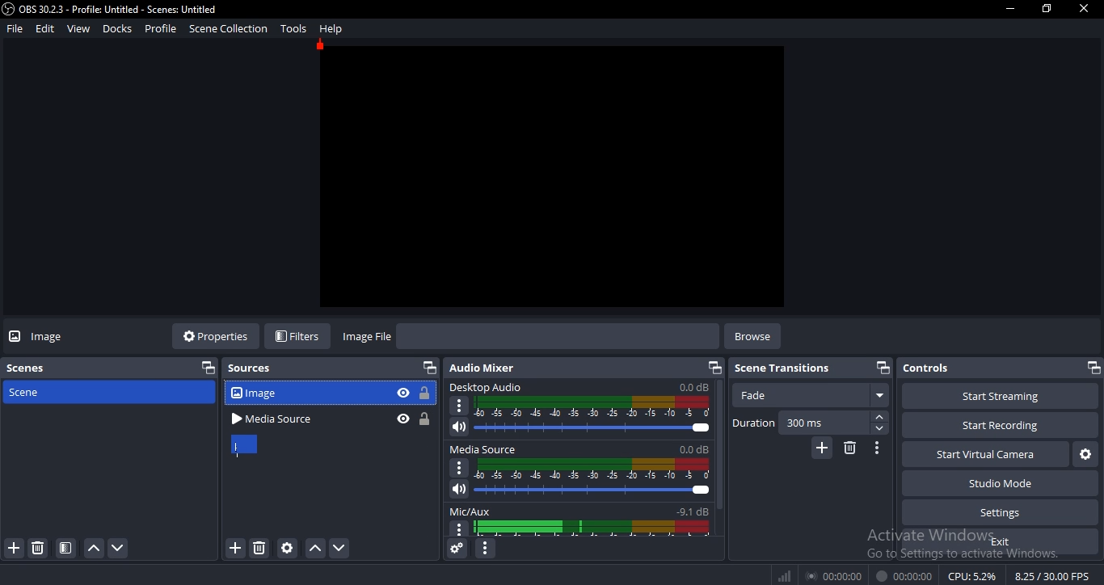 This screenshot has height=585, width=1104. I want to click on delete scene transition, so click(848, 448).